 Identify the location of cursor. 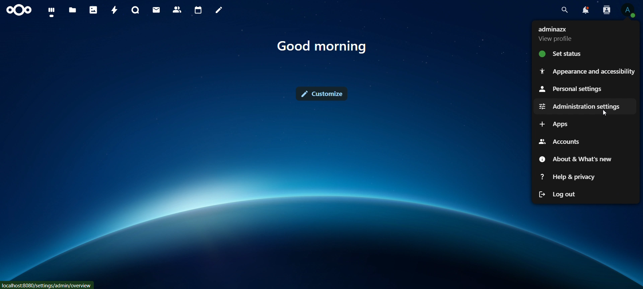
(605, 115).